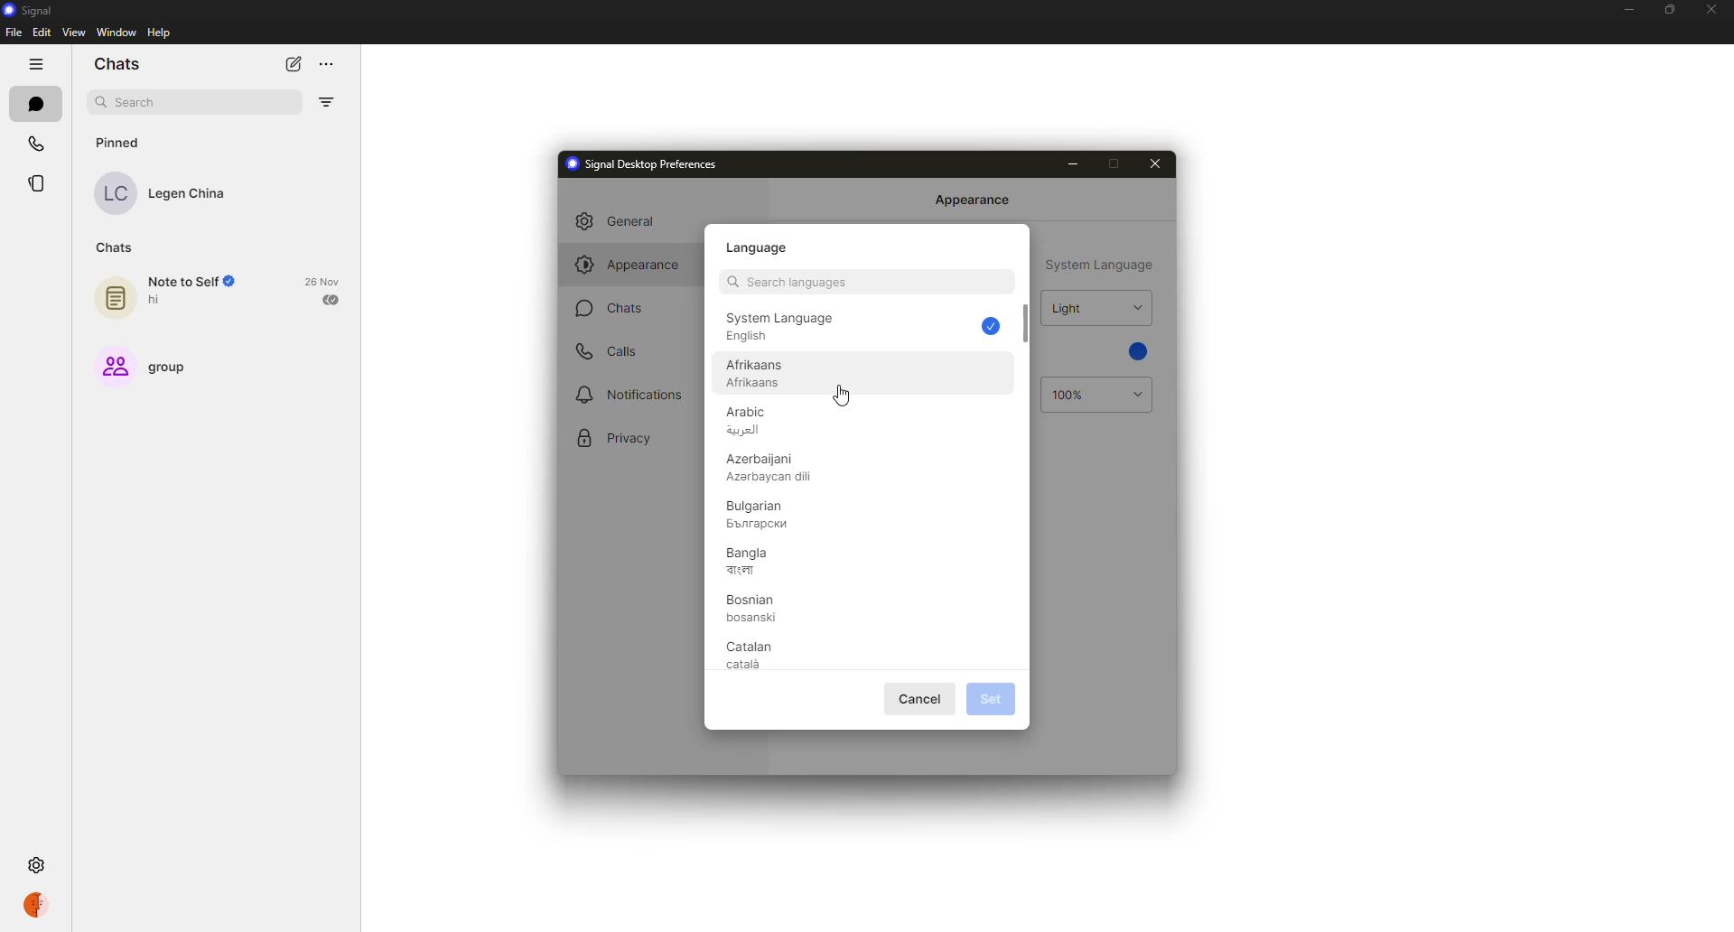  I want to click on pinned, so click(121, 142).